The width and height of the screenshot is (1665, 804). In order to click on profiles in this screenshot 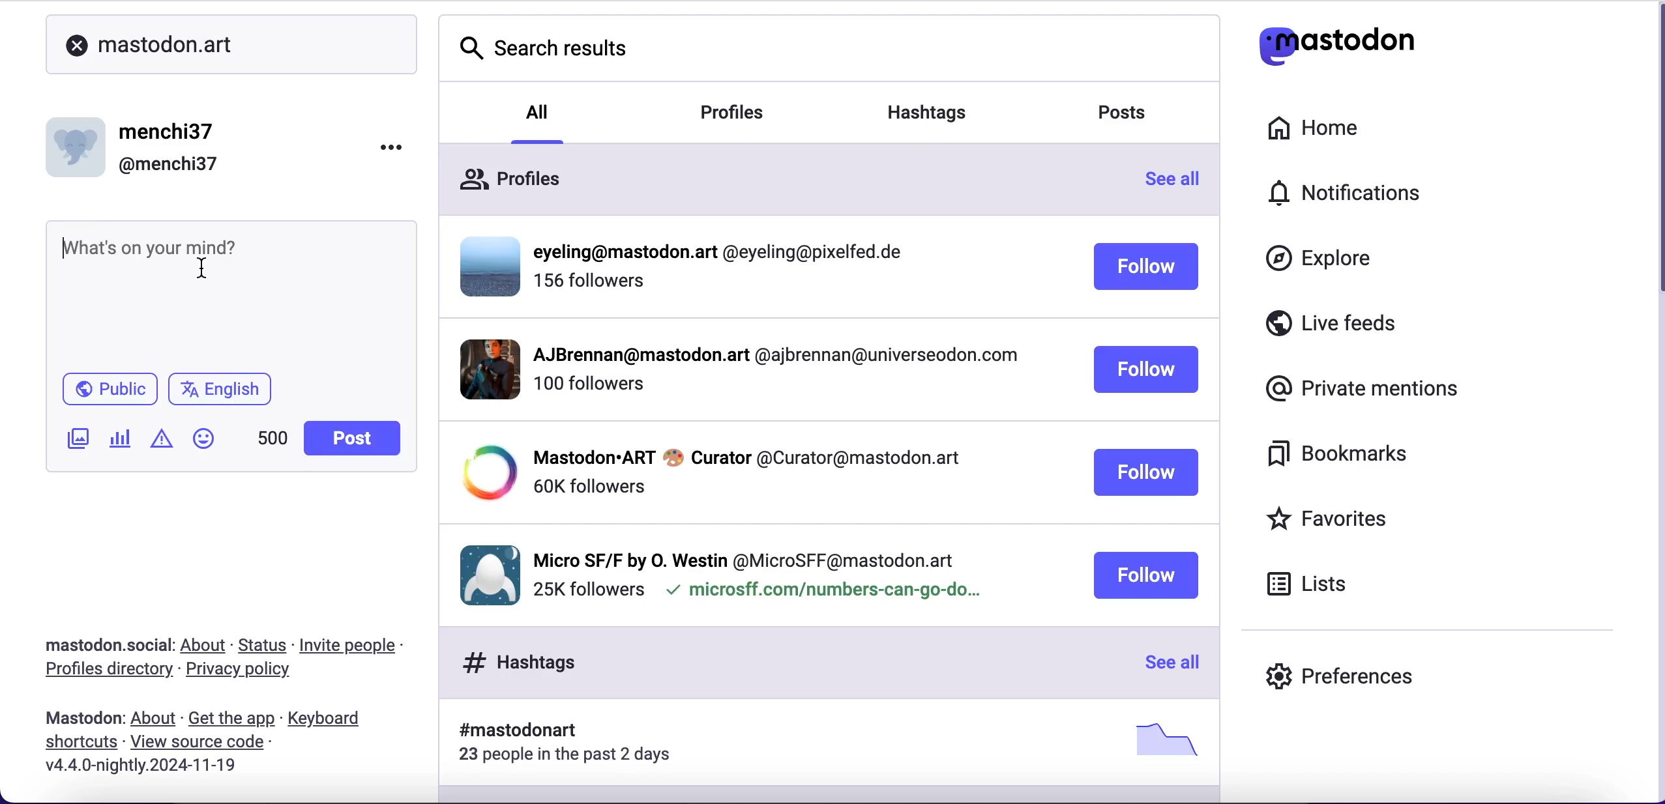, I will do `click(733, 114)`.